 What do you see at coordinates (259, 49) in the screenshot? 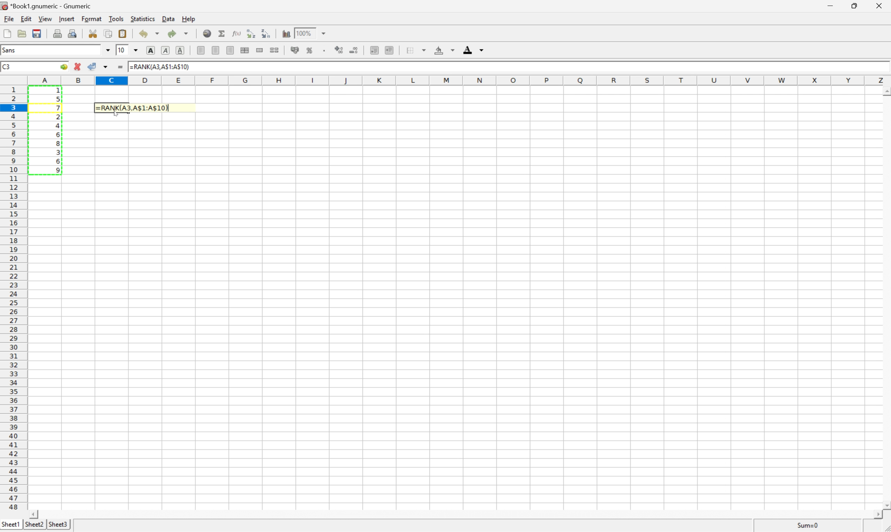
I see `merge range of cells` at bounding box center [259, 49].